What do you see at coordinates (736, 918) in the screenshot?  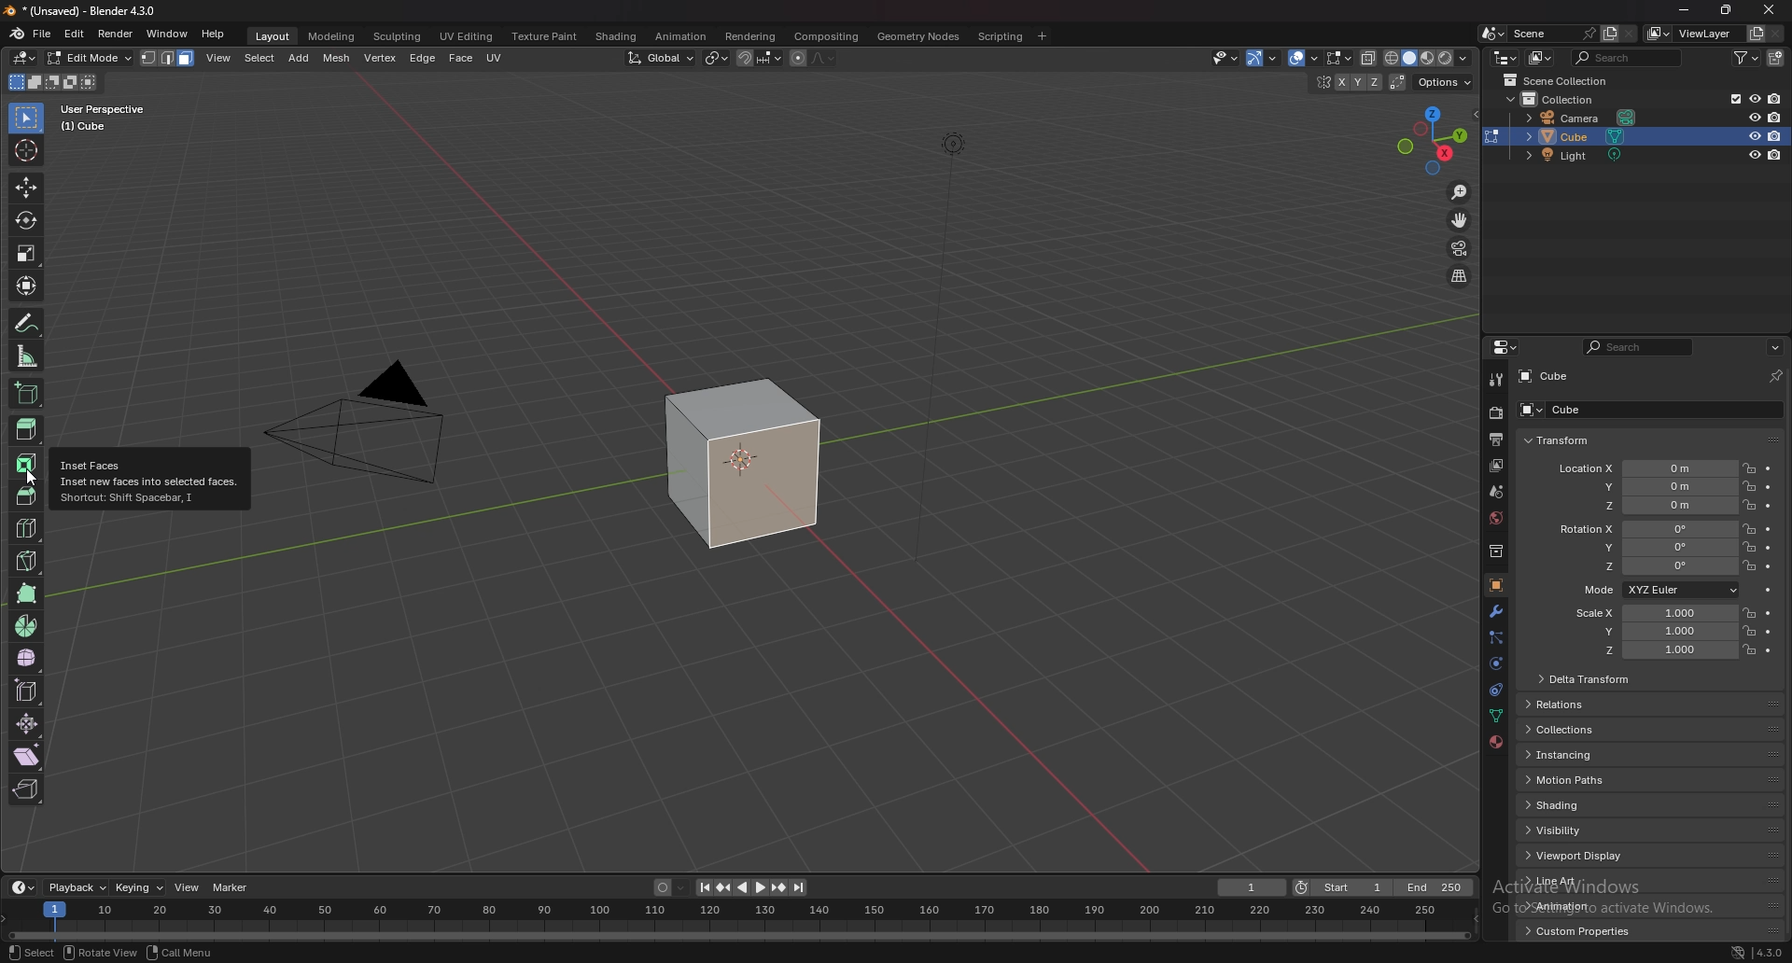 I see `` at bounding box center [736, 918].